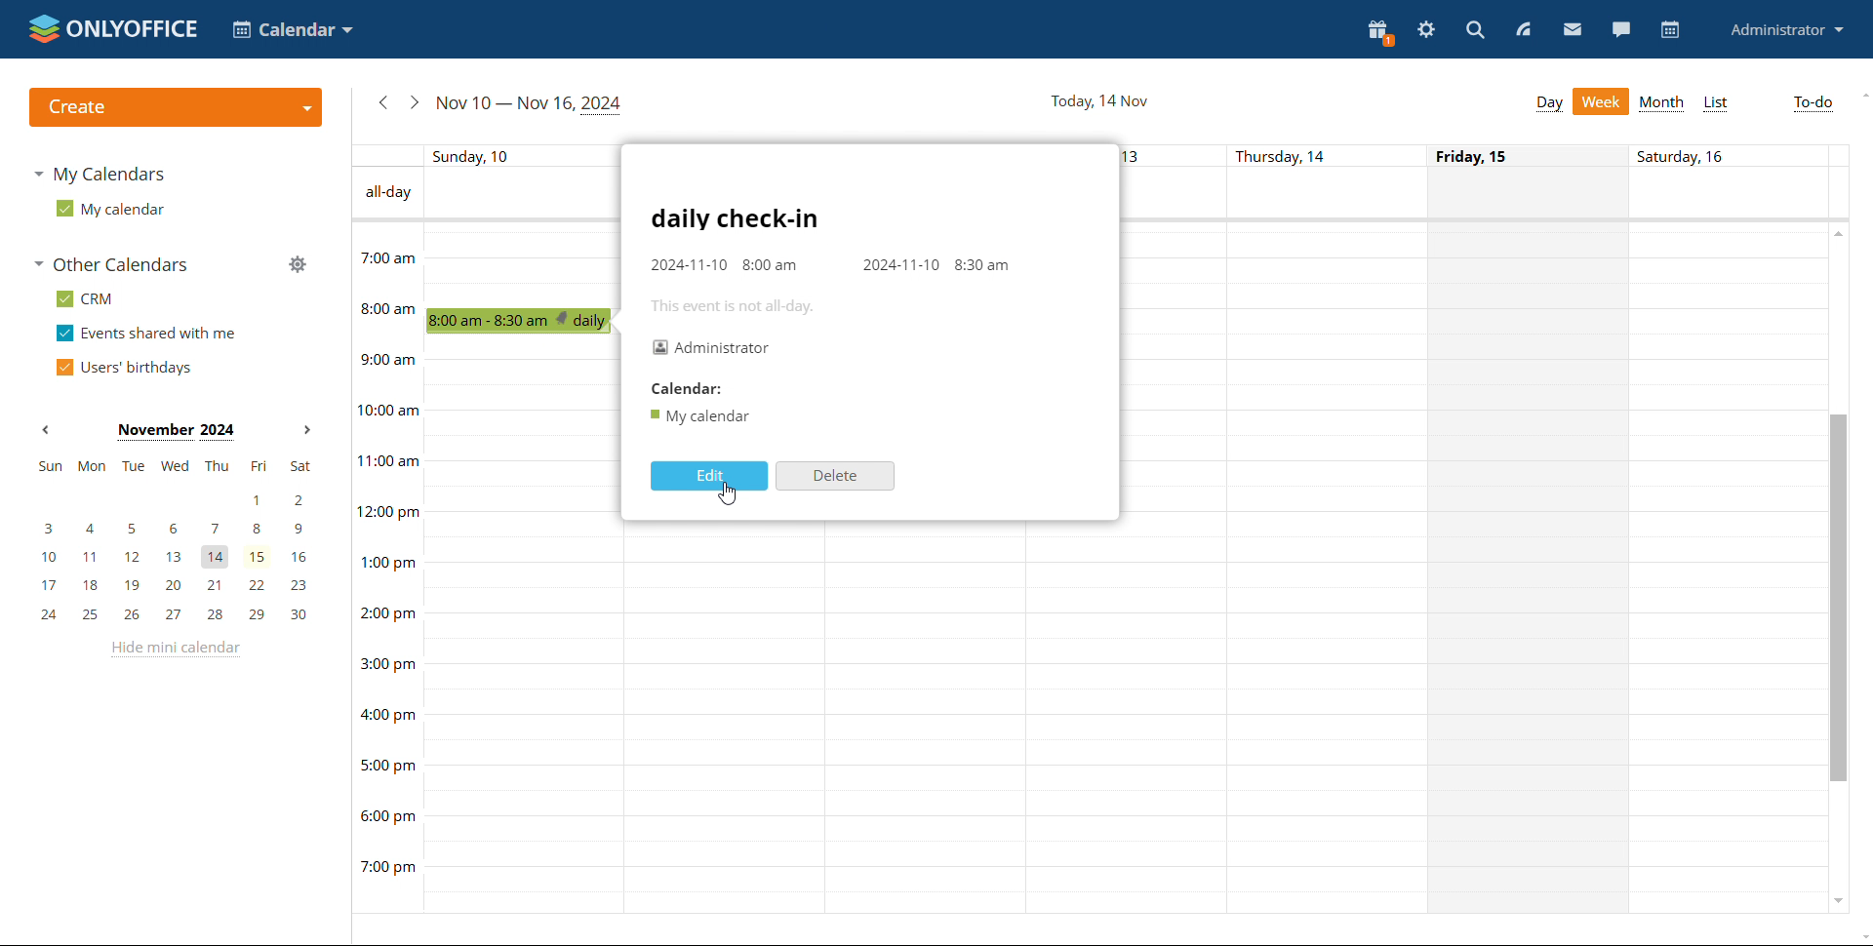 This screenshot has width=1873, height=946. What do you see at coordinates (1861, 95) in the screenshot?
I see `scroll up` at bounding box center [1861, 95].